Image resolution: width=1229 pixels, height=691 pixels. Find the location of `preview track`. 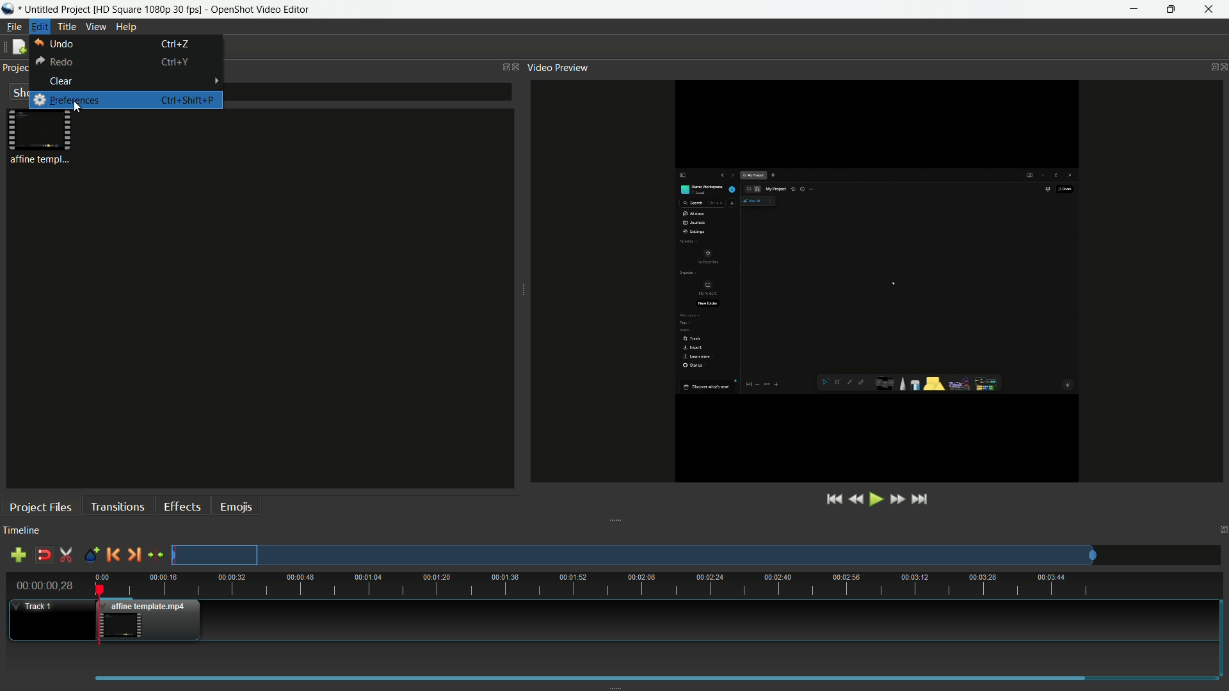

preview track is located at coordinates (633, 555).